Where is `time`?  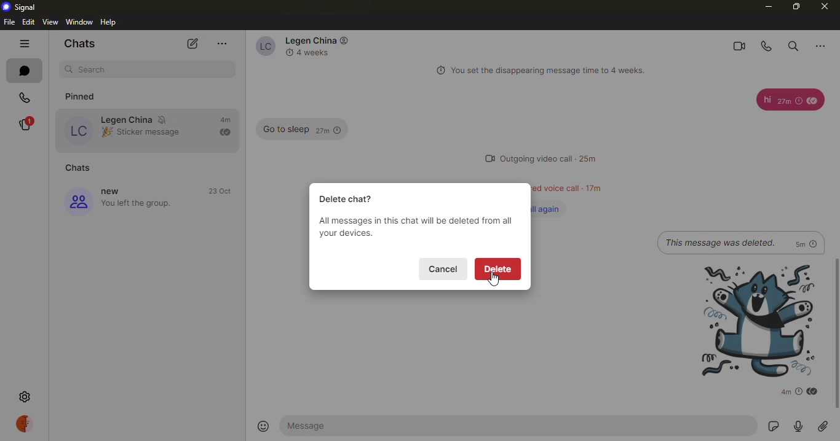 time is located at coordinates (806, 243).